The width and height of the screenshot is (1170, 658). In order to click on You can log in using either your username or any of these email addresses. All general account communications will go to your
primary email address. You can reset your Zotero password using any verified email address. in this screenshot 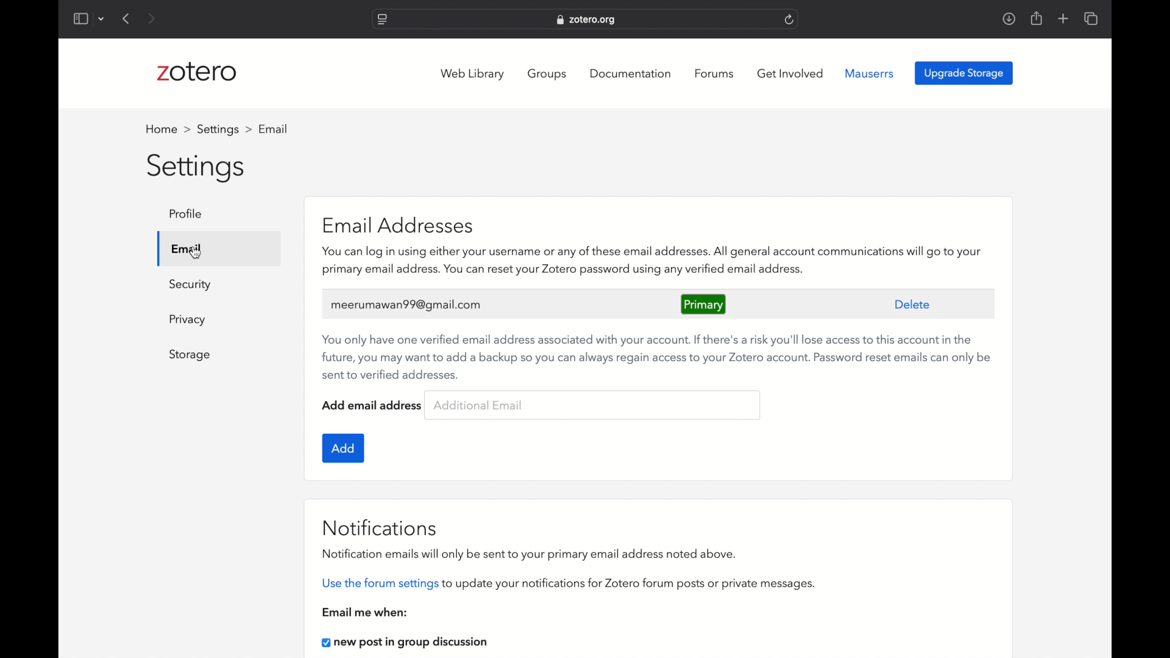, I will do `click(658, 263)`.